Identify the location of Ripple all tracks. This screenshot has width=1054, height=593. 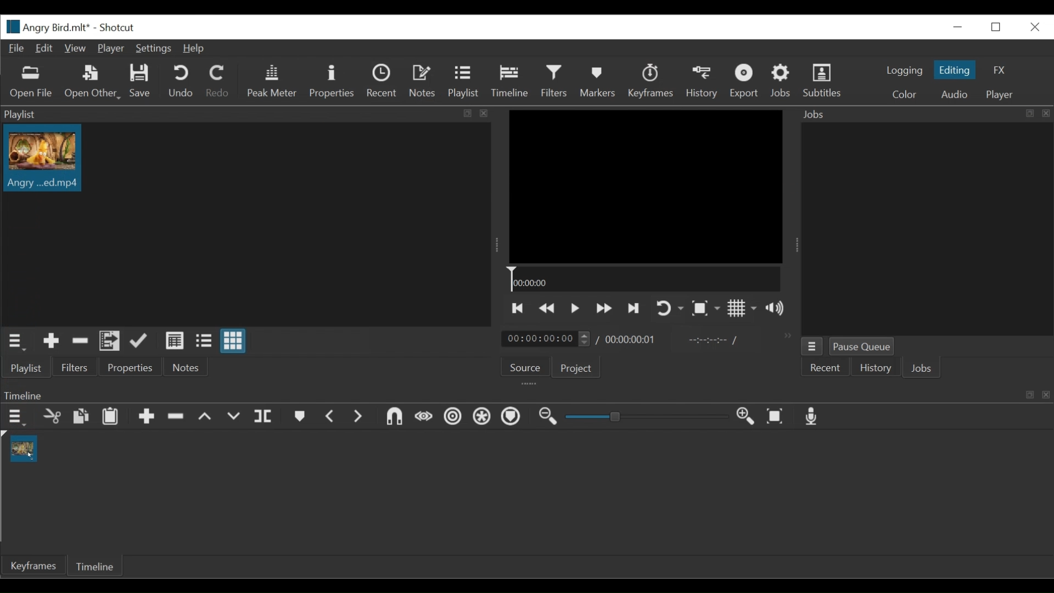
(483, 417).